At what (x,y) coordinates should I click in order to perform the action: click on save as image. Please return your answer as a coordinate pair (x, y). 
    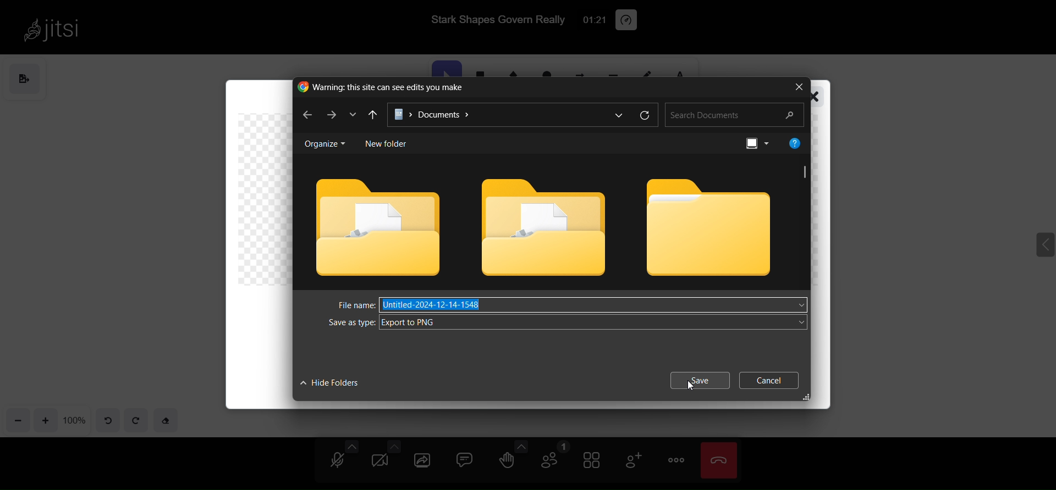
    Looking at the image, I should click on (29, 77).